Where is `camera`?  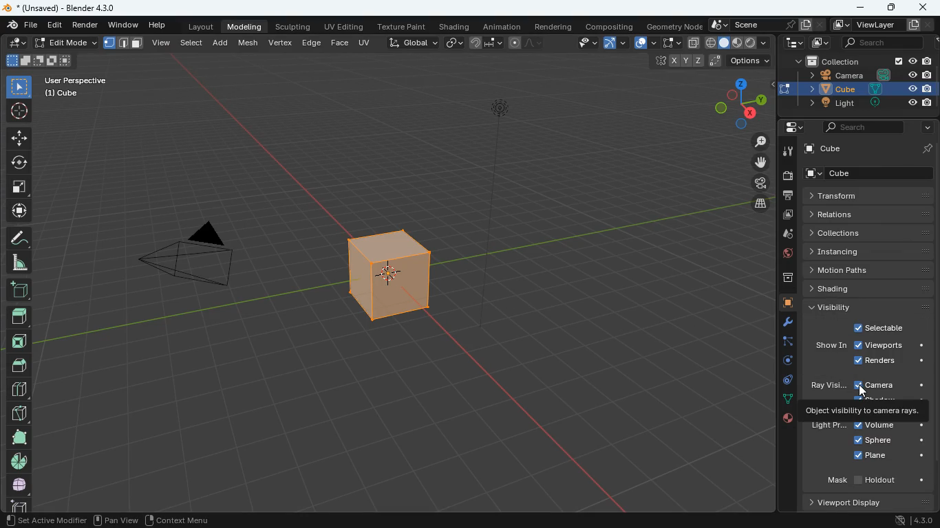 camera is located at coordinates (890, 382).